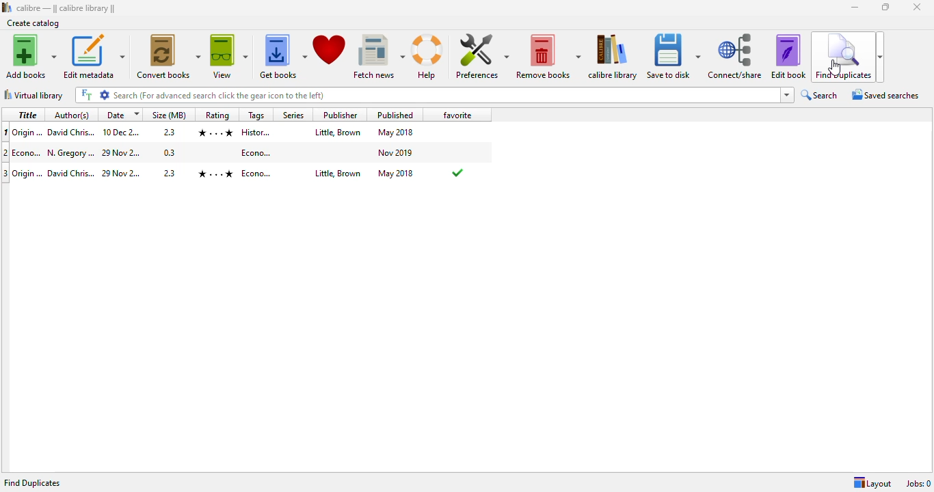 The width and height of the screenshot is (934, 492). What do you see at coordinates (217, 115) in the screenshot?
I see `rating` at bounding box center [217, 115].